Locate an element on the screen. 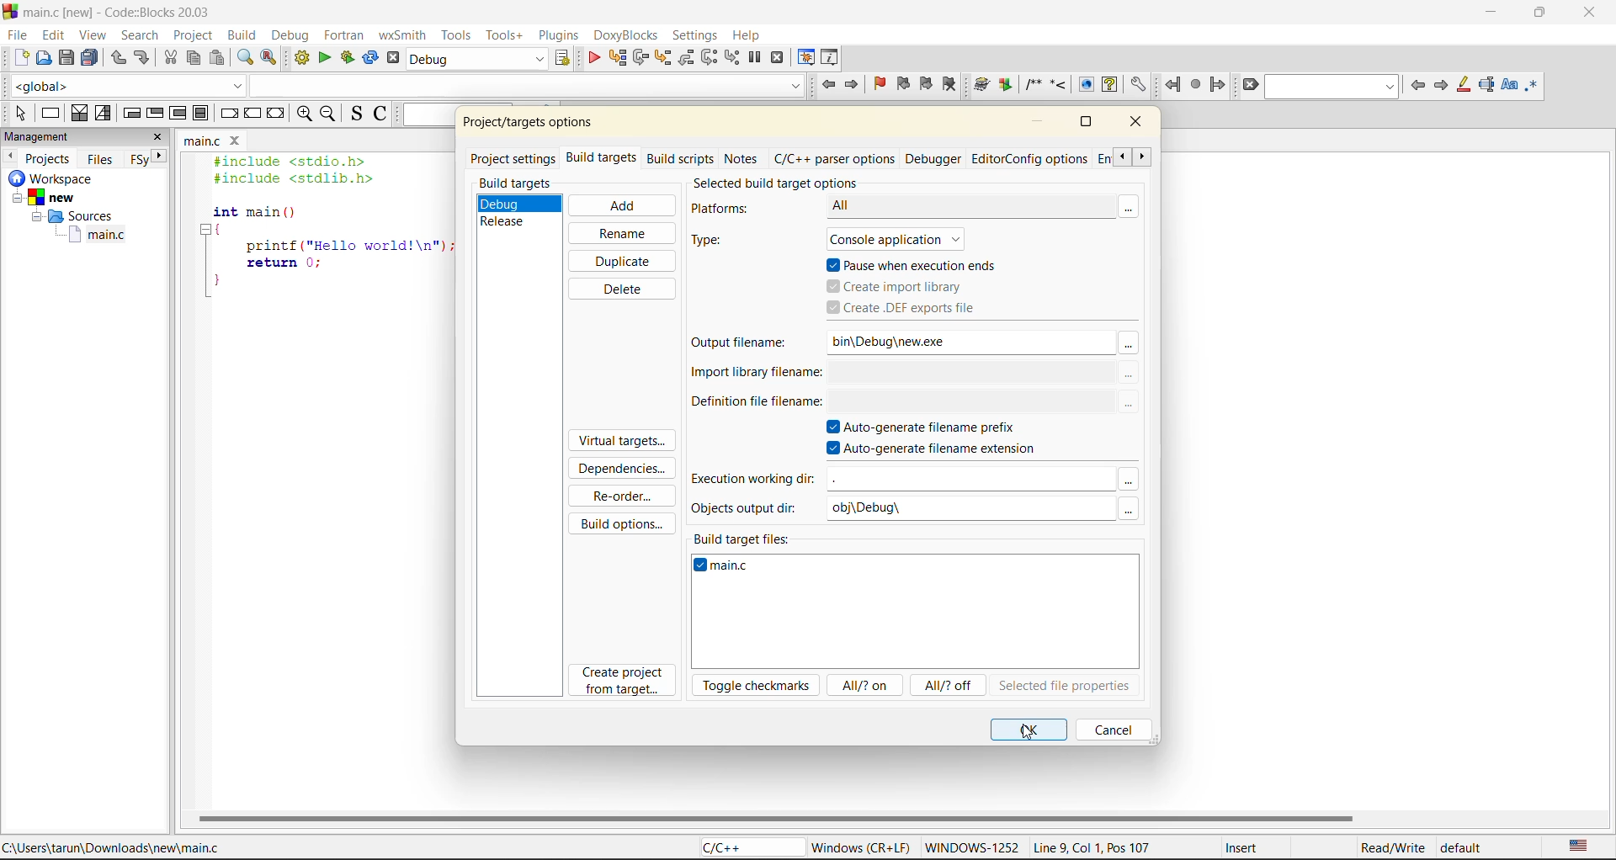  jump back is located at coordinates (827, 86).